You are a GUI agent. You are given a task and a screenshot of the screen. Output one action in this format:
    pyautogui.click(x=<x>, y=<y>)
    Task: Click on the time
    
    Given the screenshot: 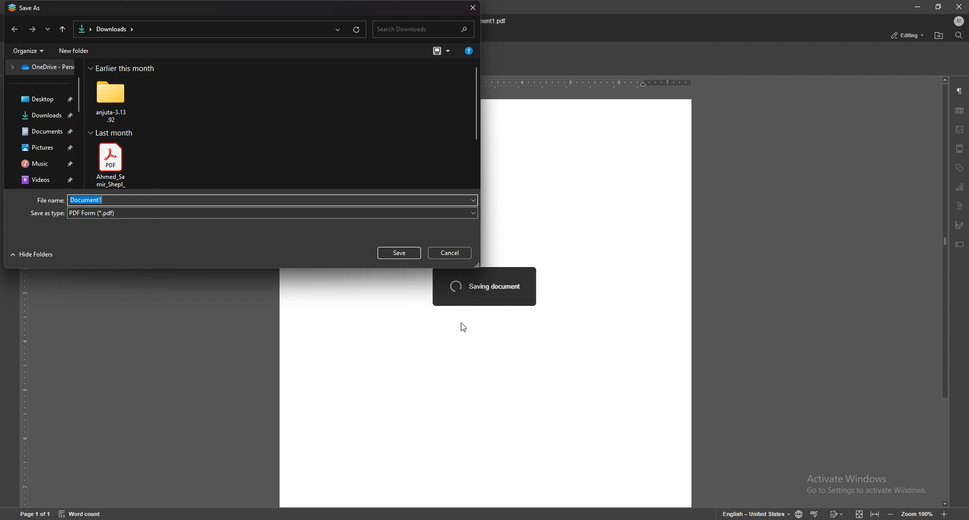 What is the action you would take?
    pyautogui.click(x=111, y=133)
    